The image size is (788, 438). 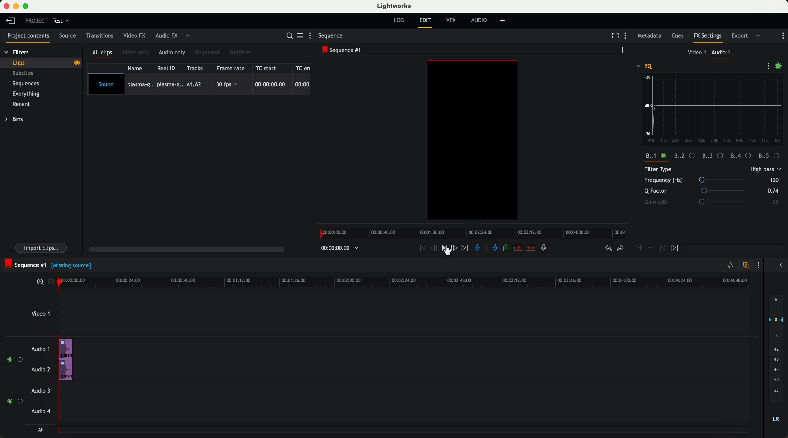 What do you see at coordinates (343, 50) in the screenshot?
I see `sequence #1` at bounding box center [343, 50].